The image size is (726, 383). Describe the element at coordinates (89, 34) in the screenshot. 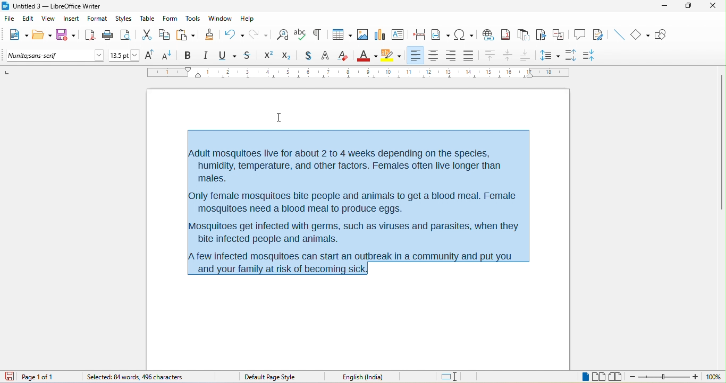

I see `export directly as pdf` at that location.